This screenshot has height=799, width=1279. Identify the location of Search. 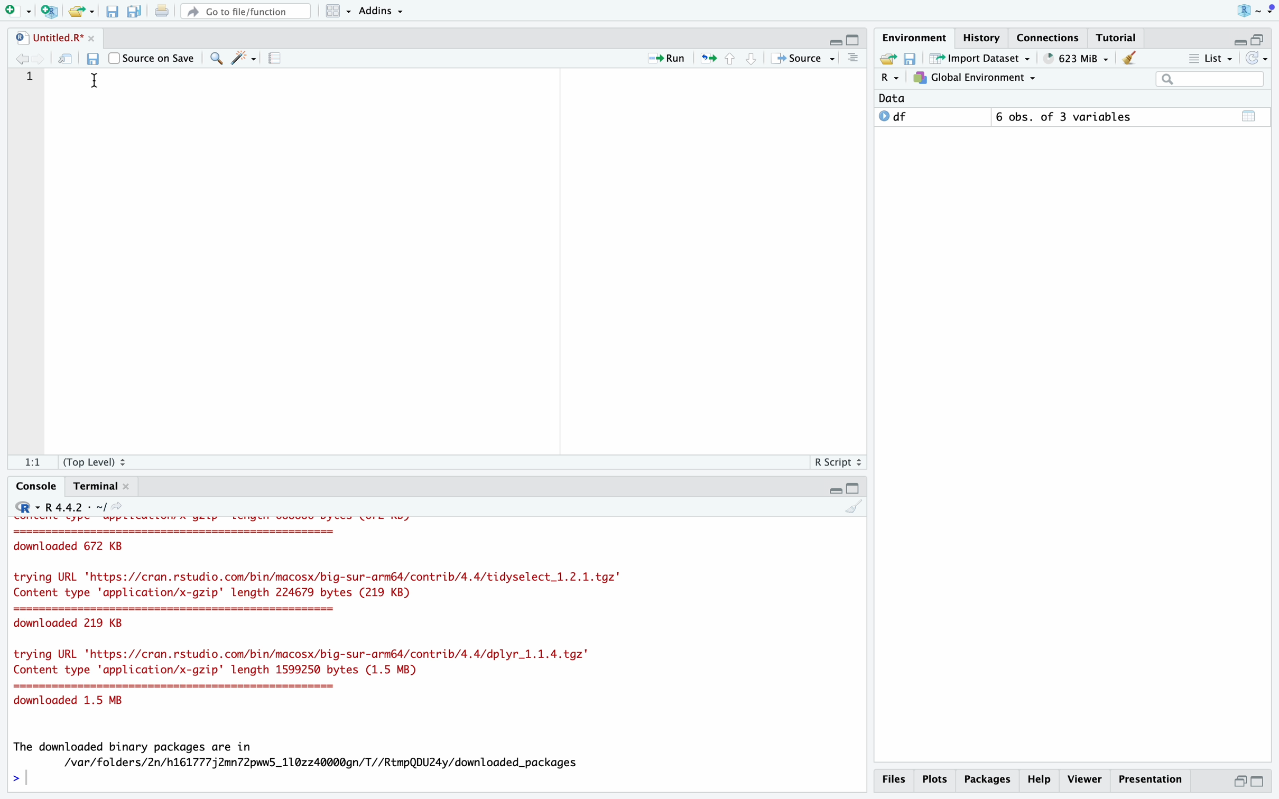
(1212, 79).